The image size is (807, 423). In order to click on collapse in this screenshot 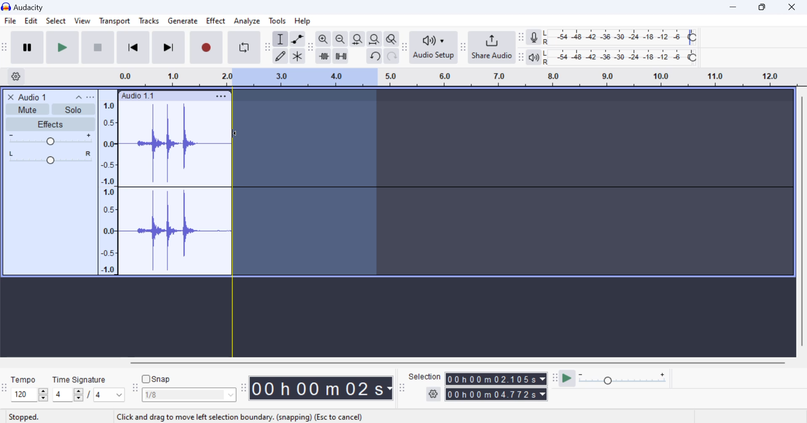, I will do `click(78, 97)`.